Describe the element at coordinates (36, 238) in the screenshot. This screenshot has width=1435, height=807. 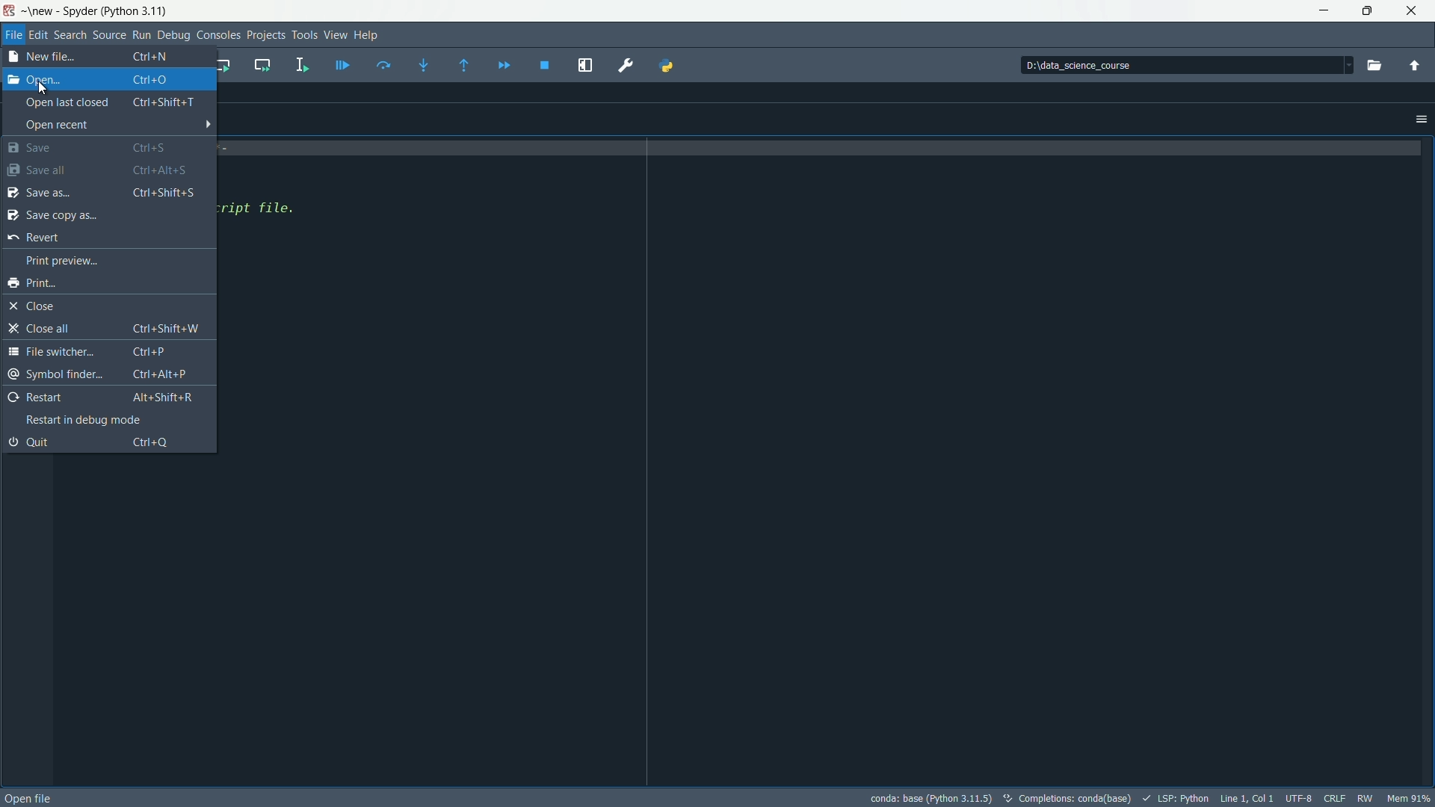
I see `revert` at that location.